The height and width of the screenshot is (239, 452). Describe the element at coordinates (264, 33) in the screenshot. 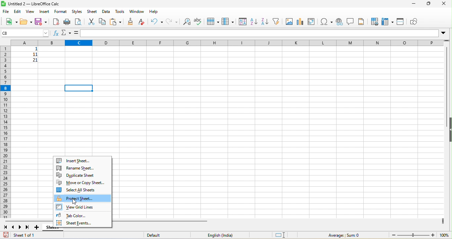

I see `formula bar` at that location.